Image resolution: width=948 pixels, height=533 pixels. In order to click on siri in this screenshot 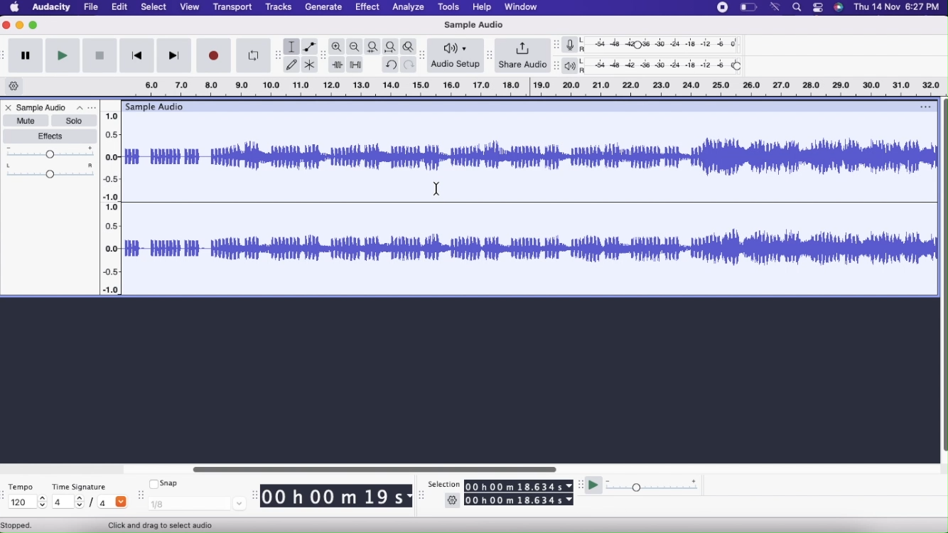, I will do `click(841, 9)`.